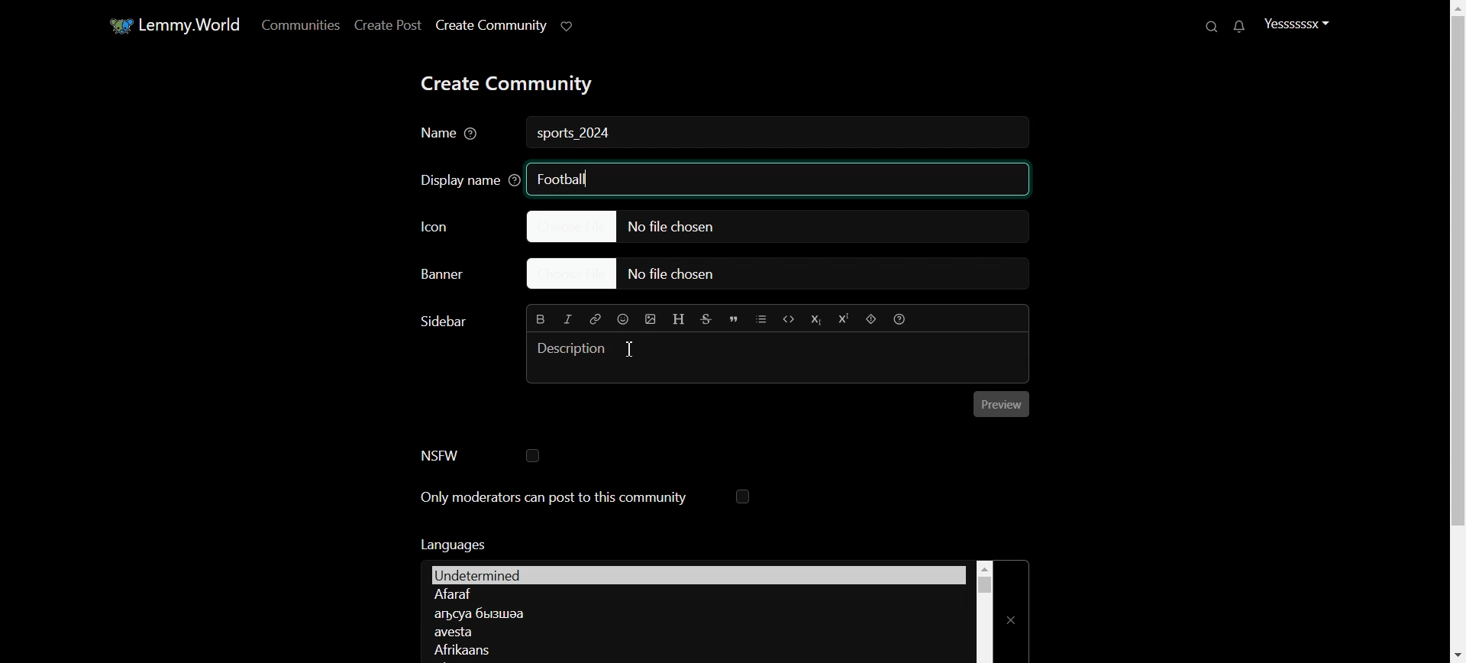 The width and height of the screenshot is (1466, 663). What do you see at coordinates (298, 24) in the screenshot?
I see `Communities` at bounding box center [298, 24].